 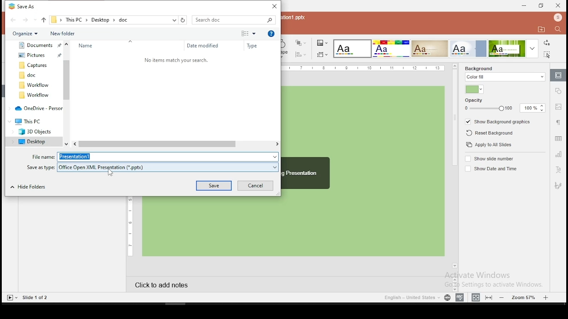 What do you see at coordinates (547, 43) in the screenshot?
I see `replace` at bounding box center [547, 43].